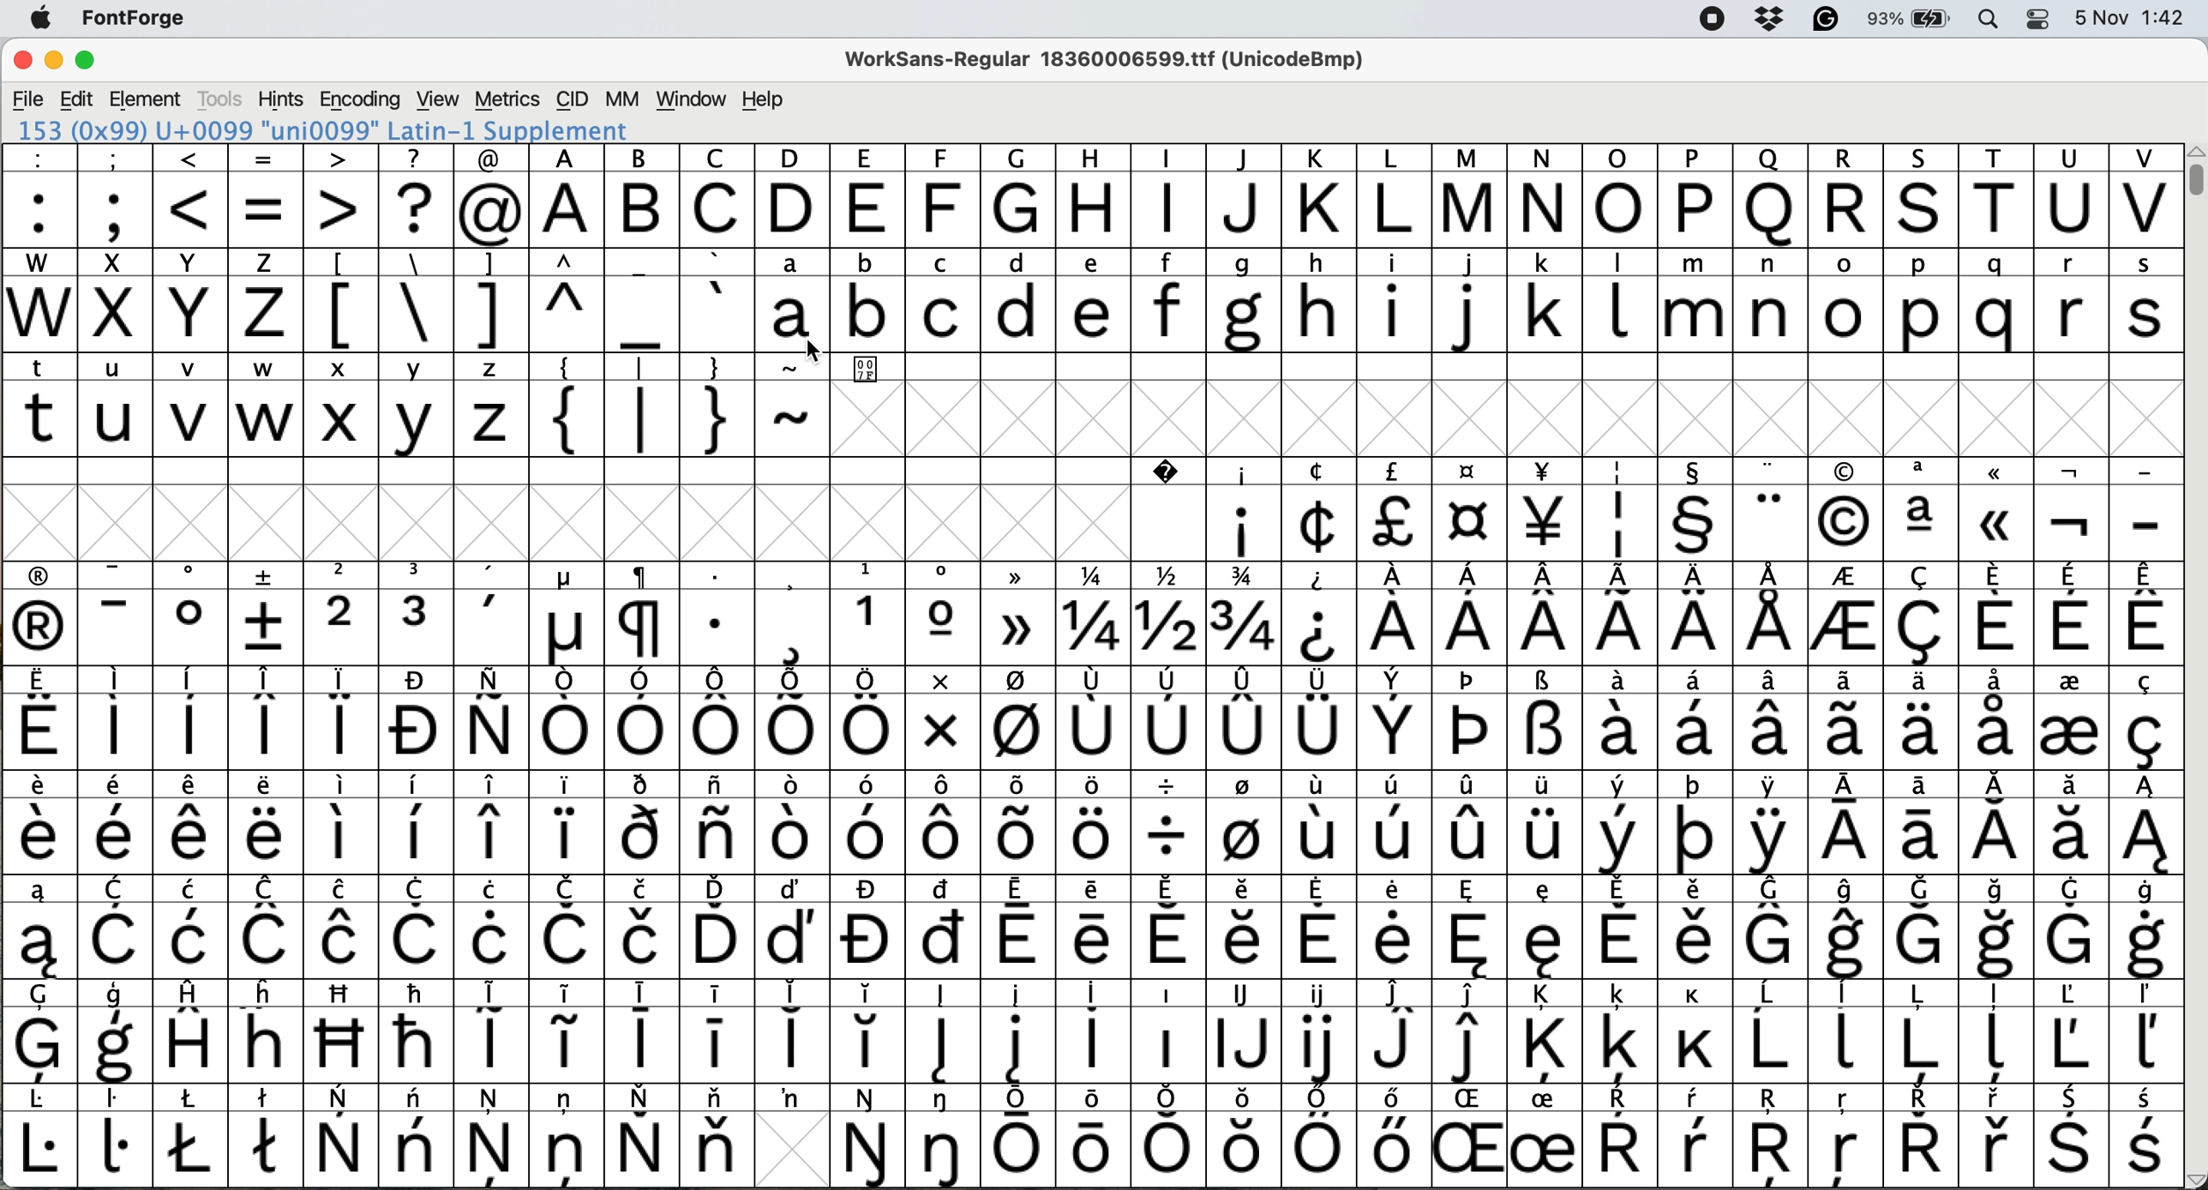 This screenshot has height=1190, width=2208. What do you see at coordinates (1548, 927) in the screenshot?
I see `symbol` at bounding box center [1548, 927].